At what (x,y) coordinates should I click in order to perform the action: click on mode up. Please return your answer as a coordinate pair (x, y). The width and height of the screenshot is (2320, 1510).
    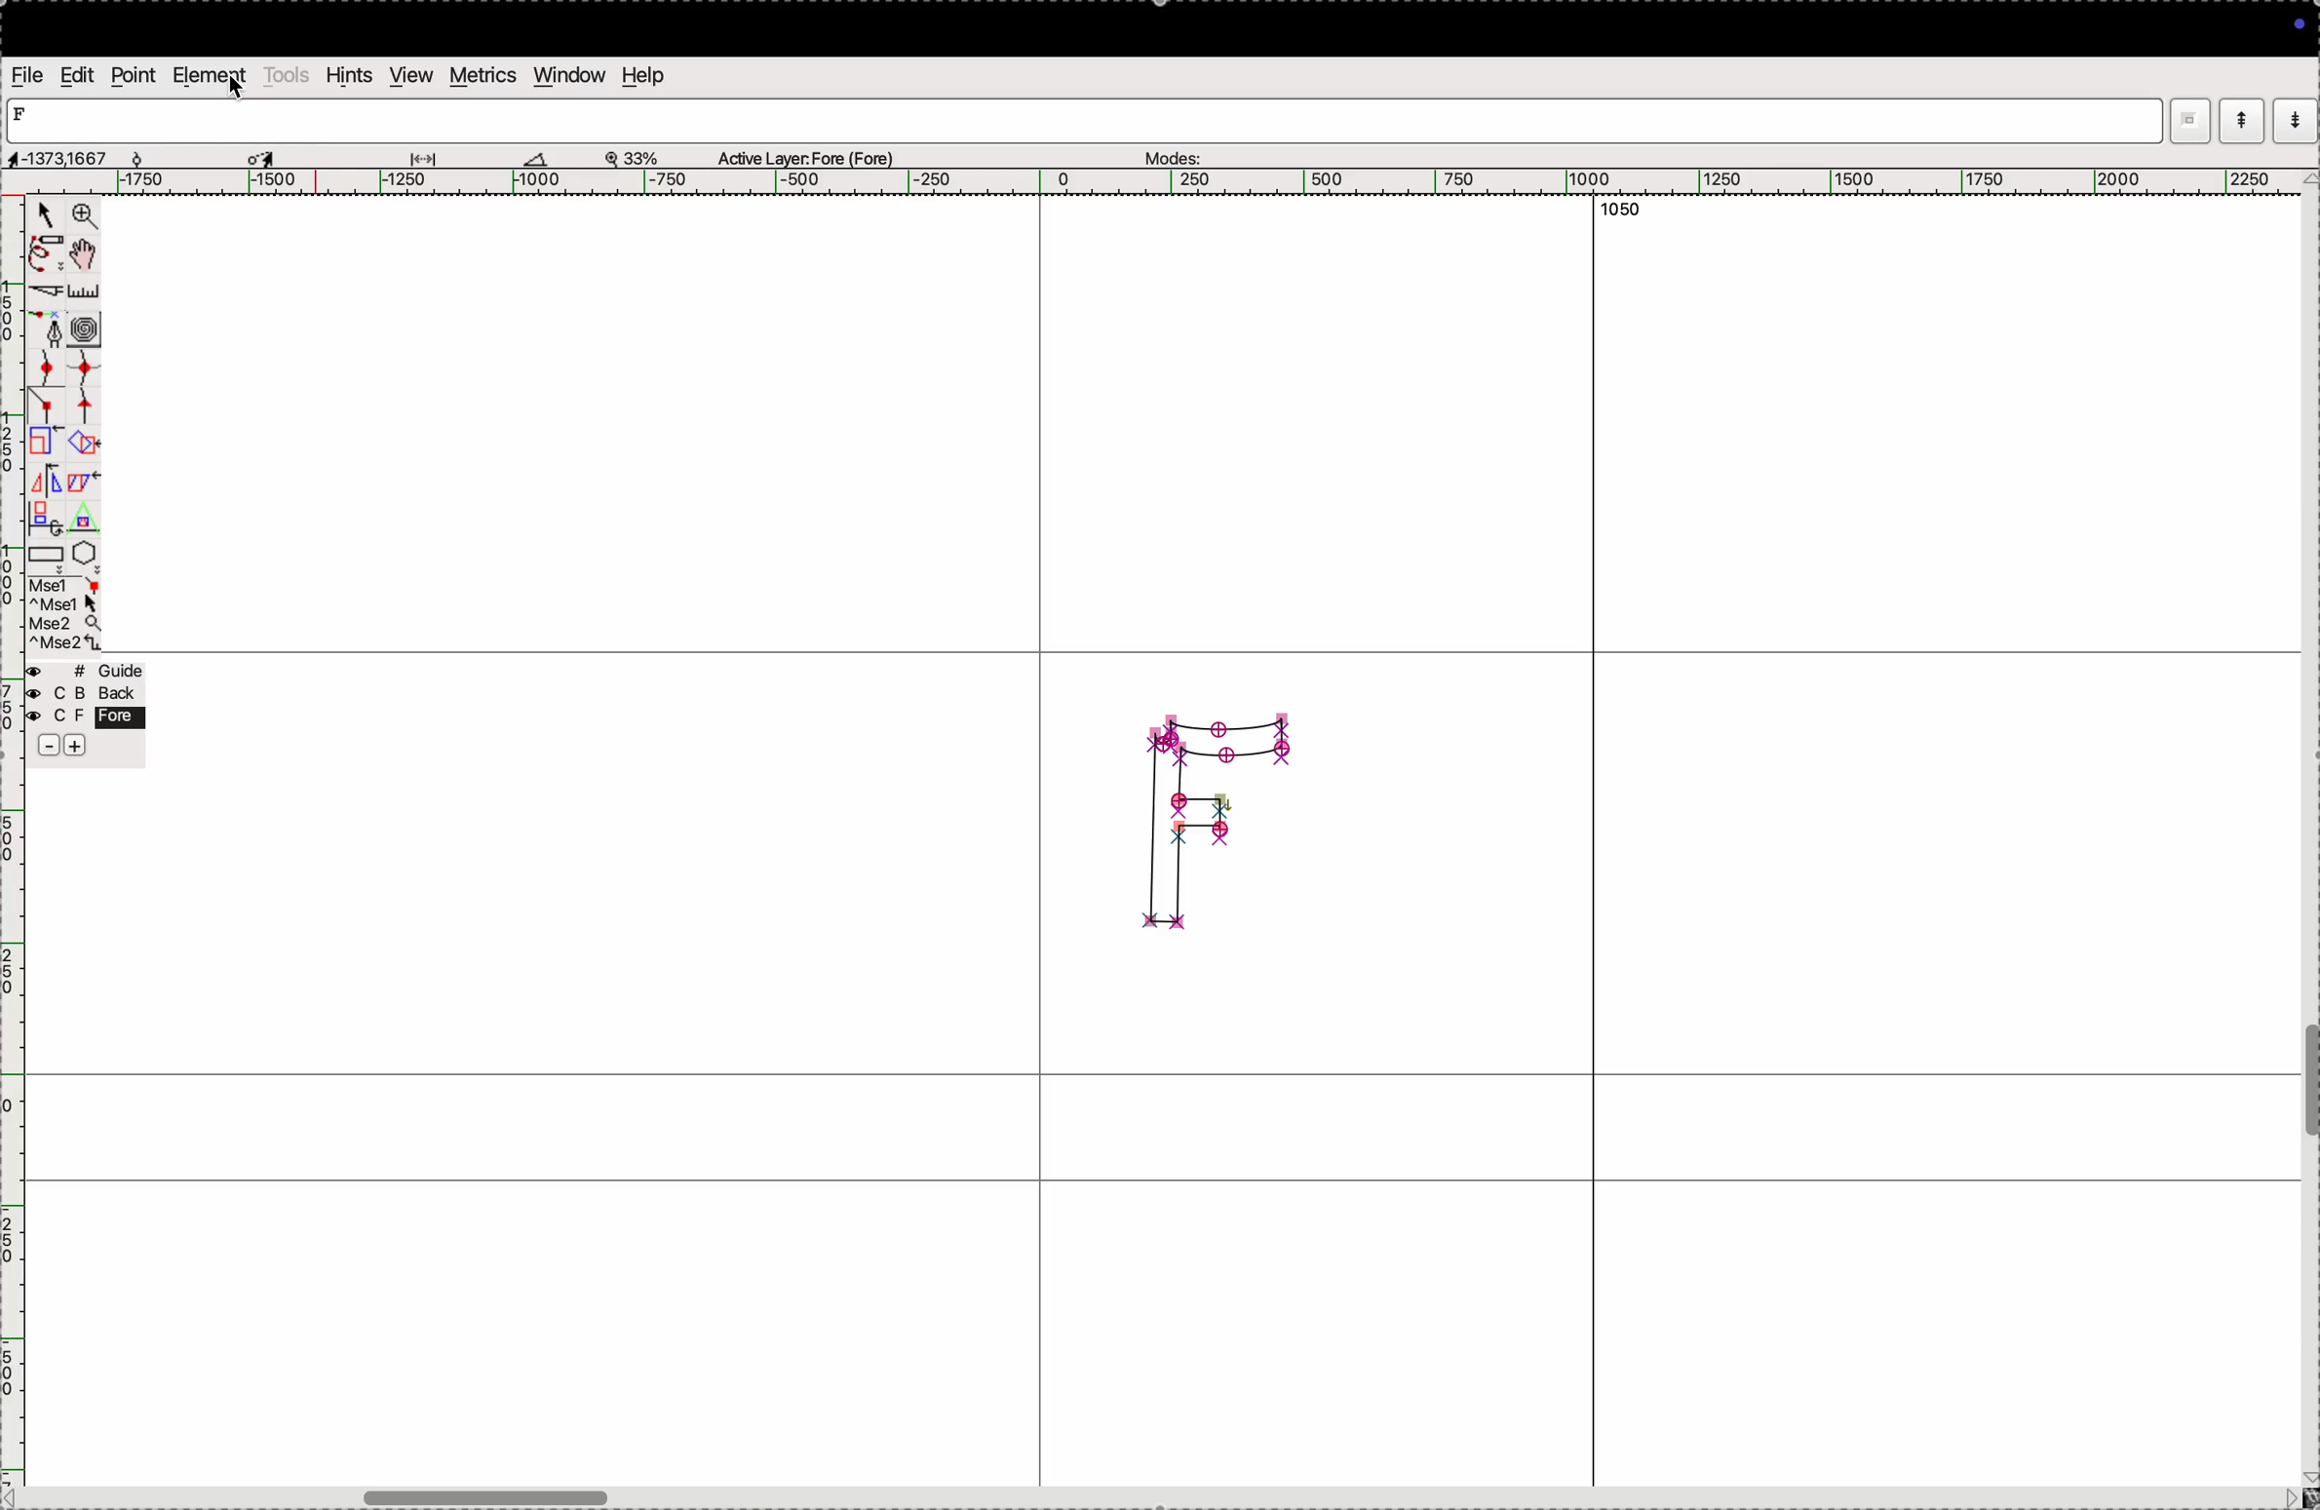
    Looking at the image, I should click on (2239, 121).